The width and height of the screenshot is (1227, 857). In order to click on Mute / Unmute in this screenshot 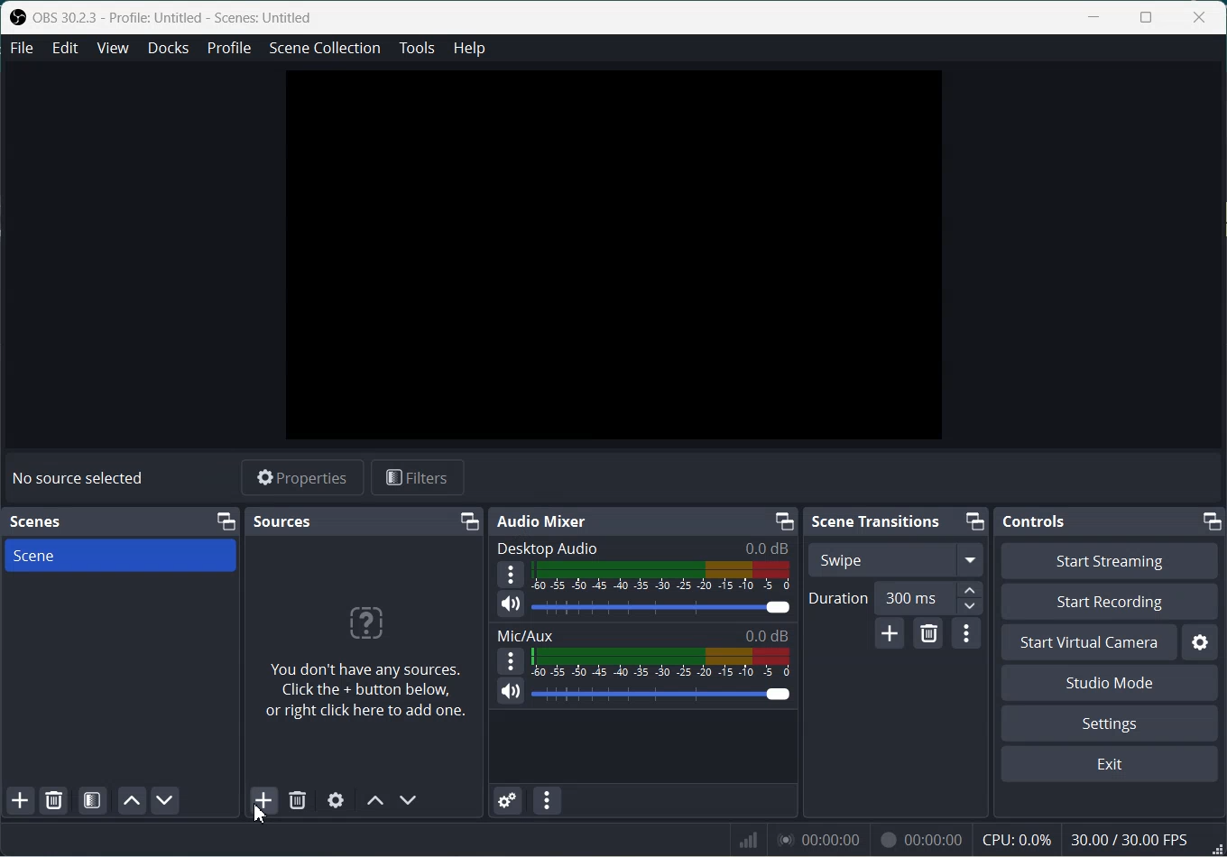, I will do `click(512, 692)`.